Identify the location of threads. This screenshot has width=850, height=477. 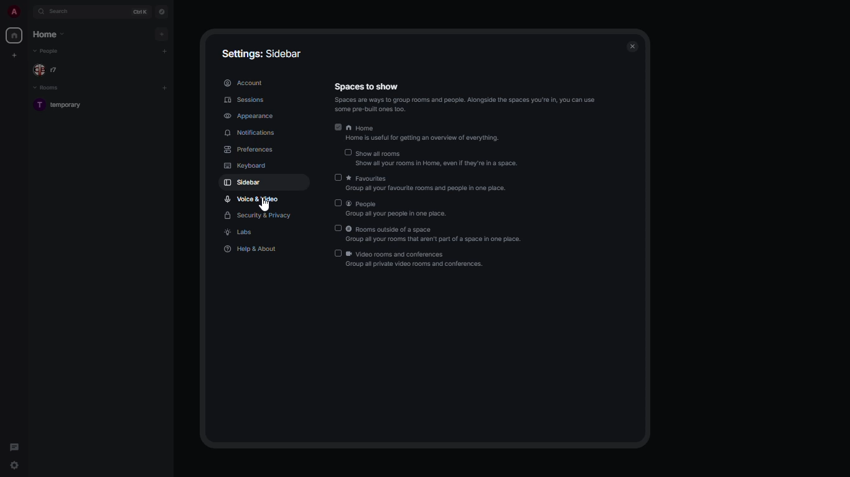
(14, 445).